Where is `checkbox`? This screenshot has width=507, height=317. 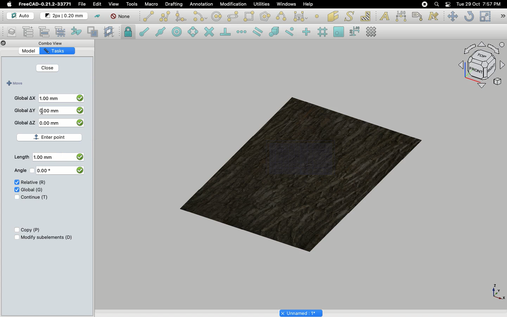 checkbox is located at coordinates (80, 111).